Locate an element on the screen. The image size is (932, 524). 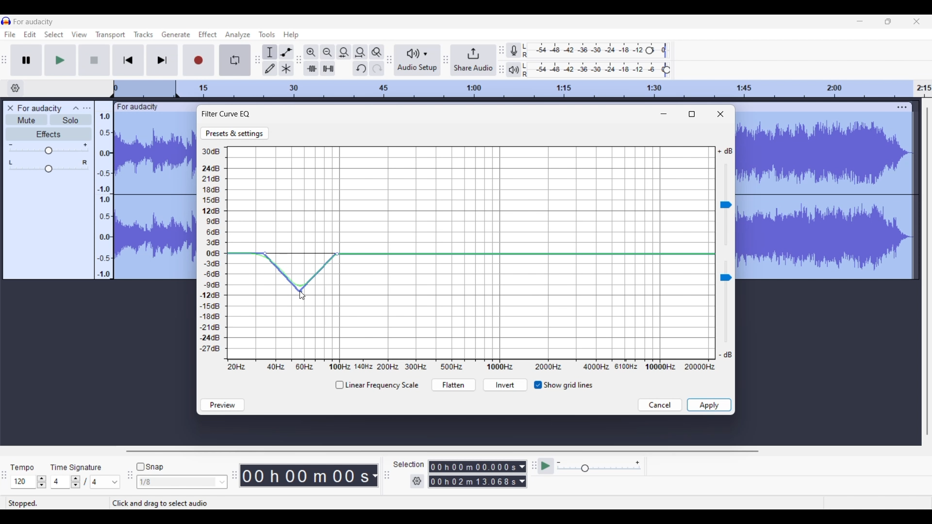
Recording level is located at coordinates (585, 50).